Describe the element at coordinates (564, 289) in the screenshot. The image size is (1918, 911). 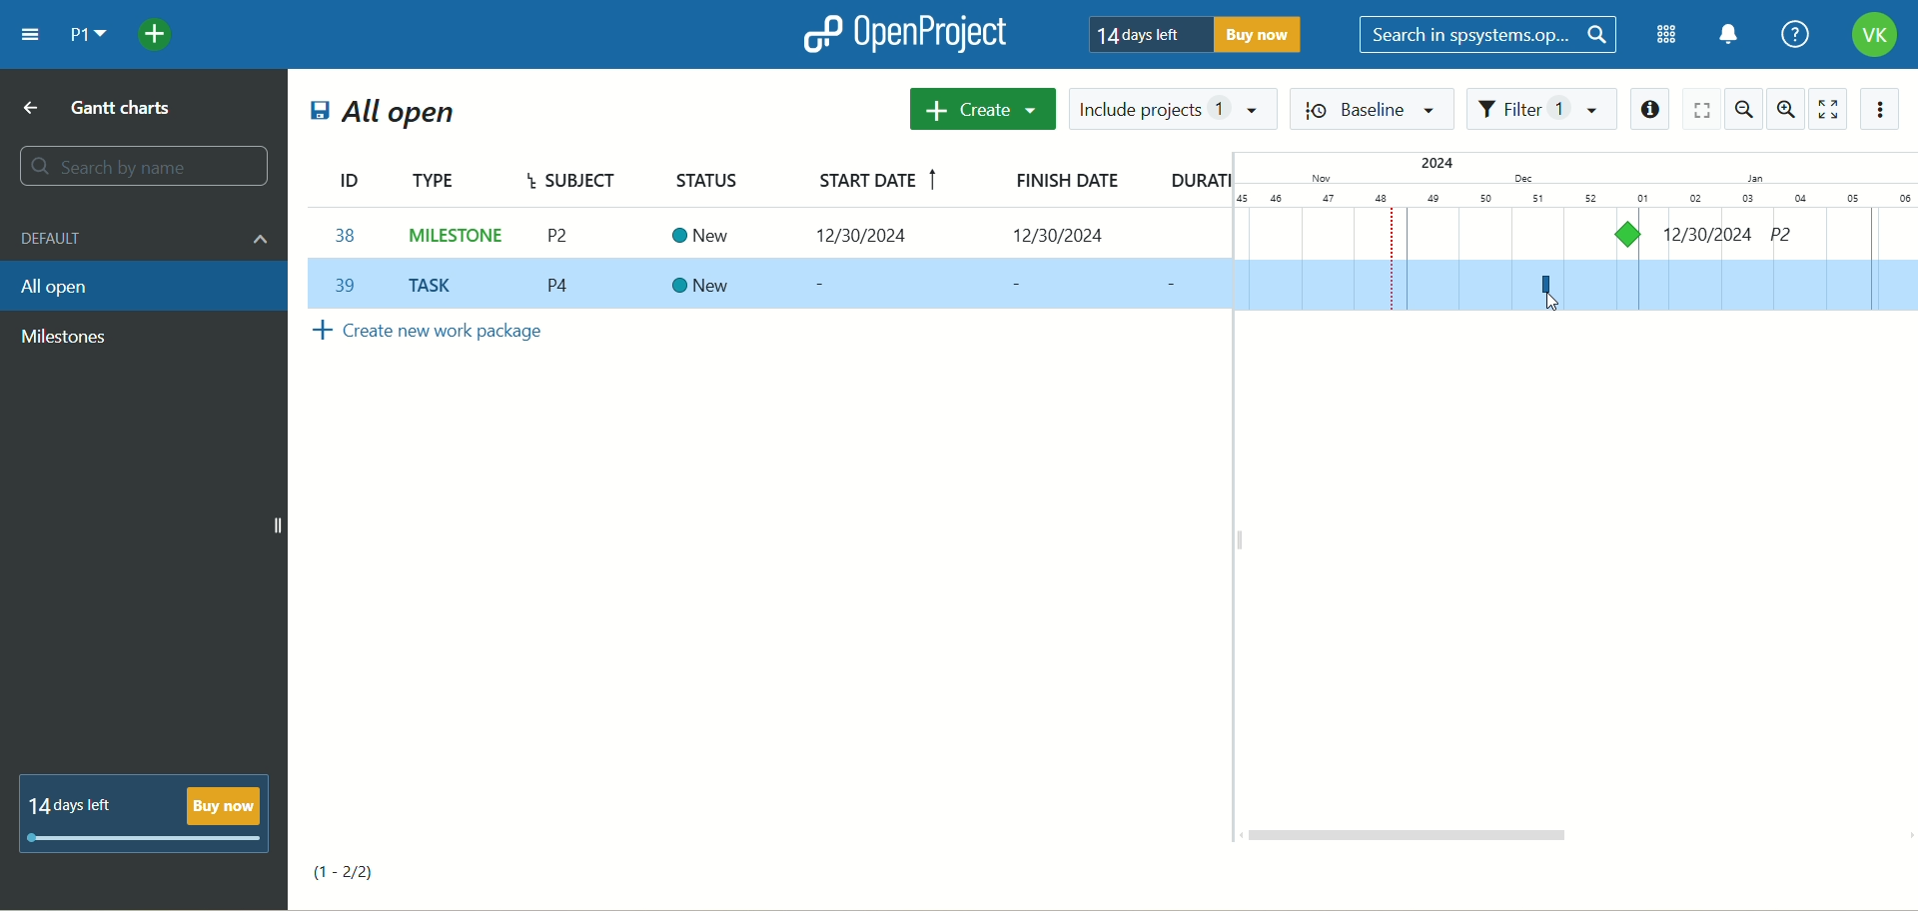
I see `P4` at that location.